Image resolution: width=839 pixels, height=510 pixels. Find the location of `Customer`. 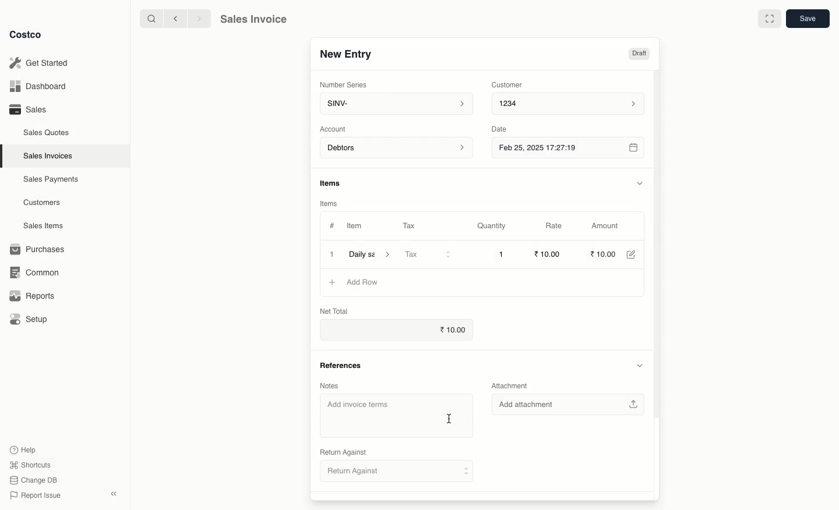

Customer is located at coordinates (510, 86).